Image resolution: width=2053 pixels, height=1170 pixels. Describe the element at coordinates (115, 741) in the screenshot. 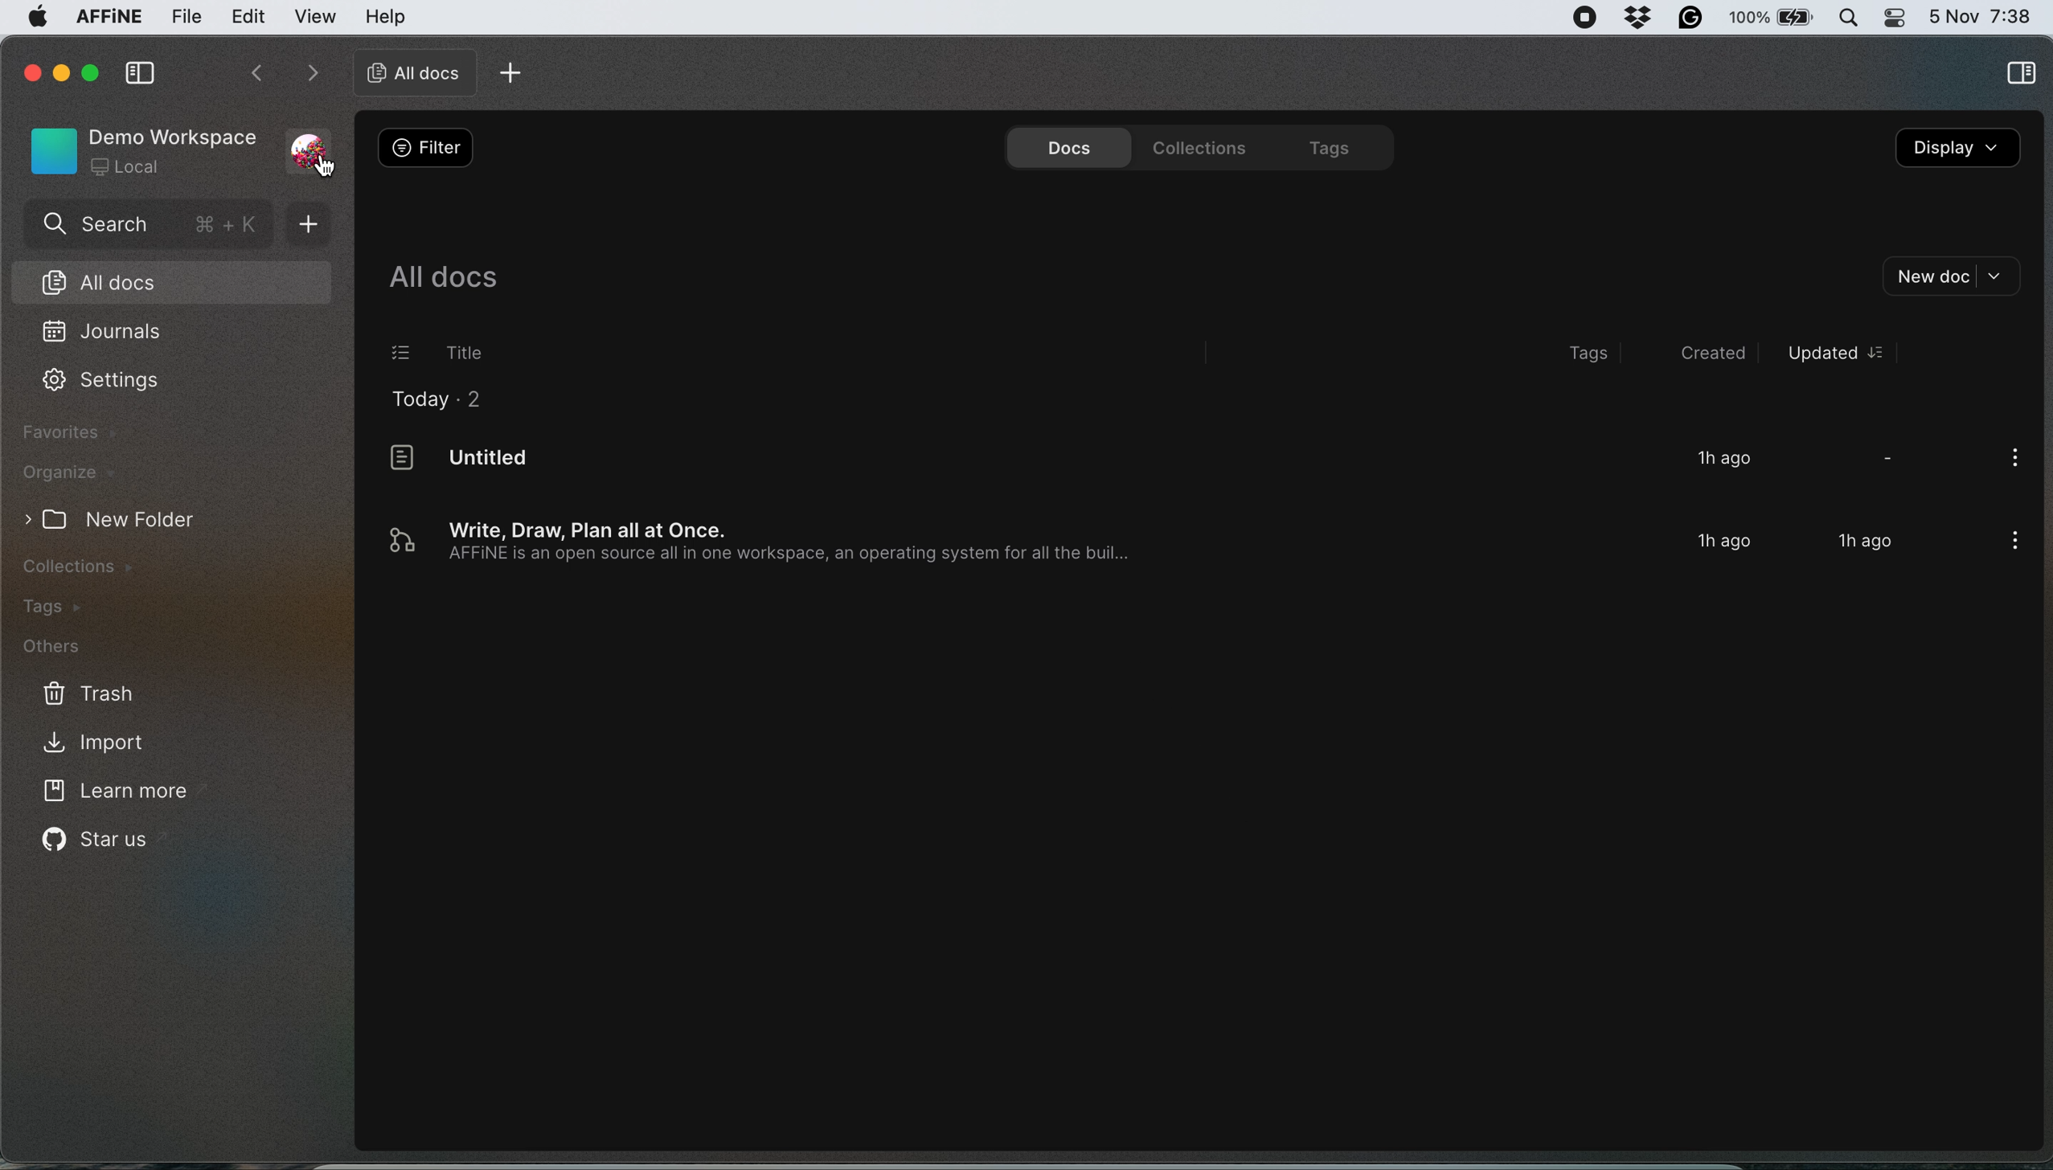

I see `import` at that location.